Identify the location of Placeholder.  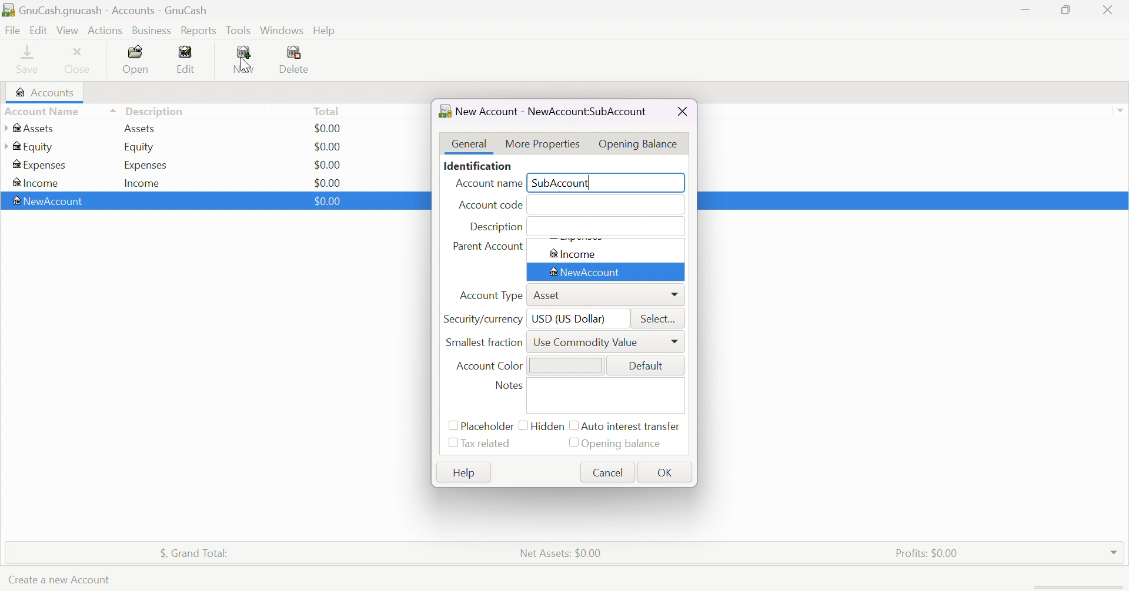
(489, 427).